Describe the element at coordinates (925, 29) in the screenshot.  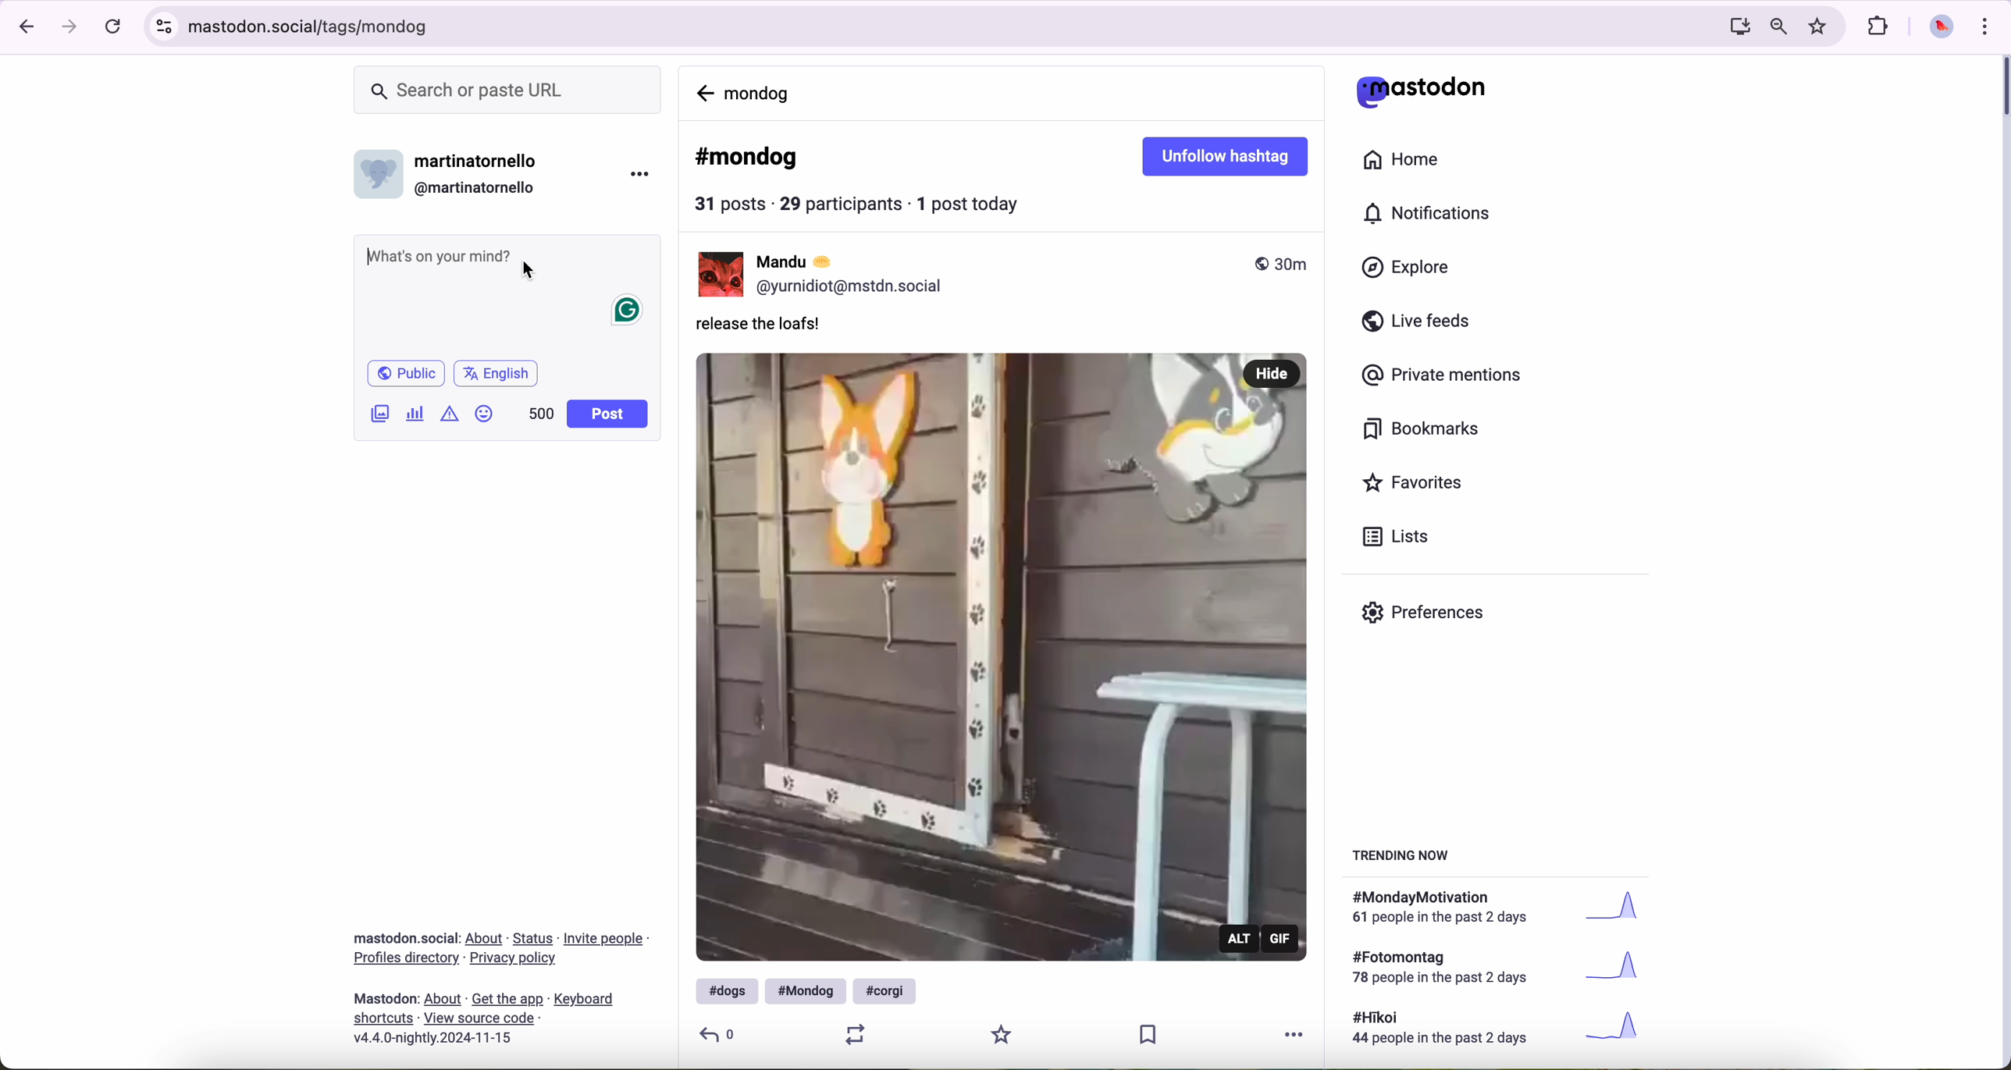
I see `URL` at that location.